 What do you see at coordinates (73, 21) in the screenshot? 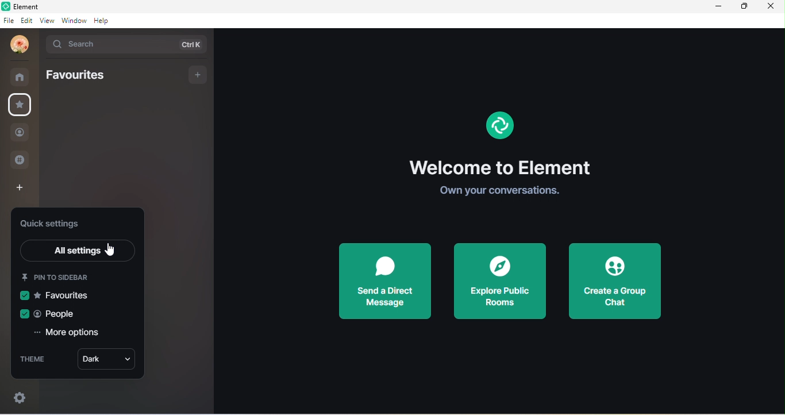
I see `window` at bounding box center [73, 21].